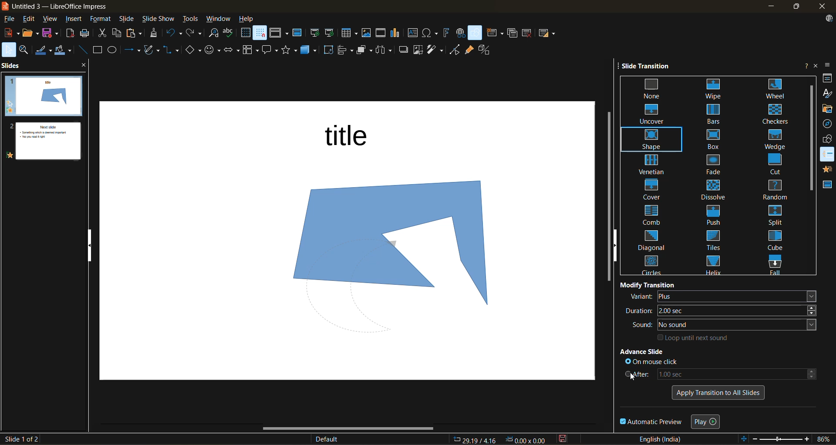 This screenshot has width=836, height=445. Describe the element at coordinates (476, 33) in the screenshot. I see `show draw functions` at that location.